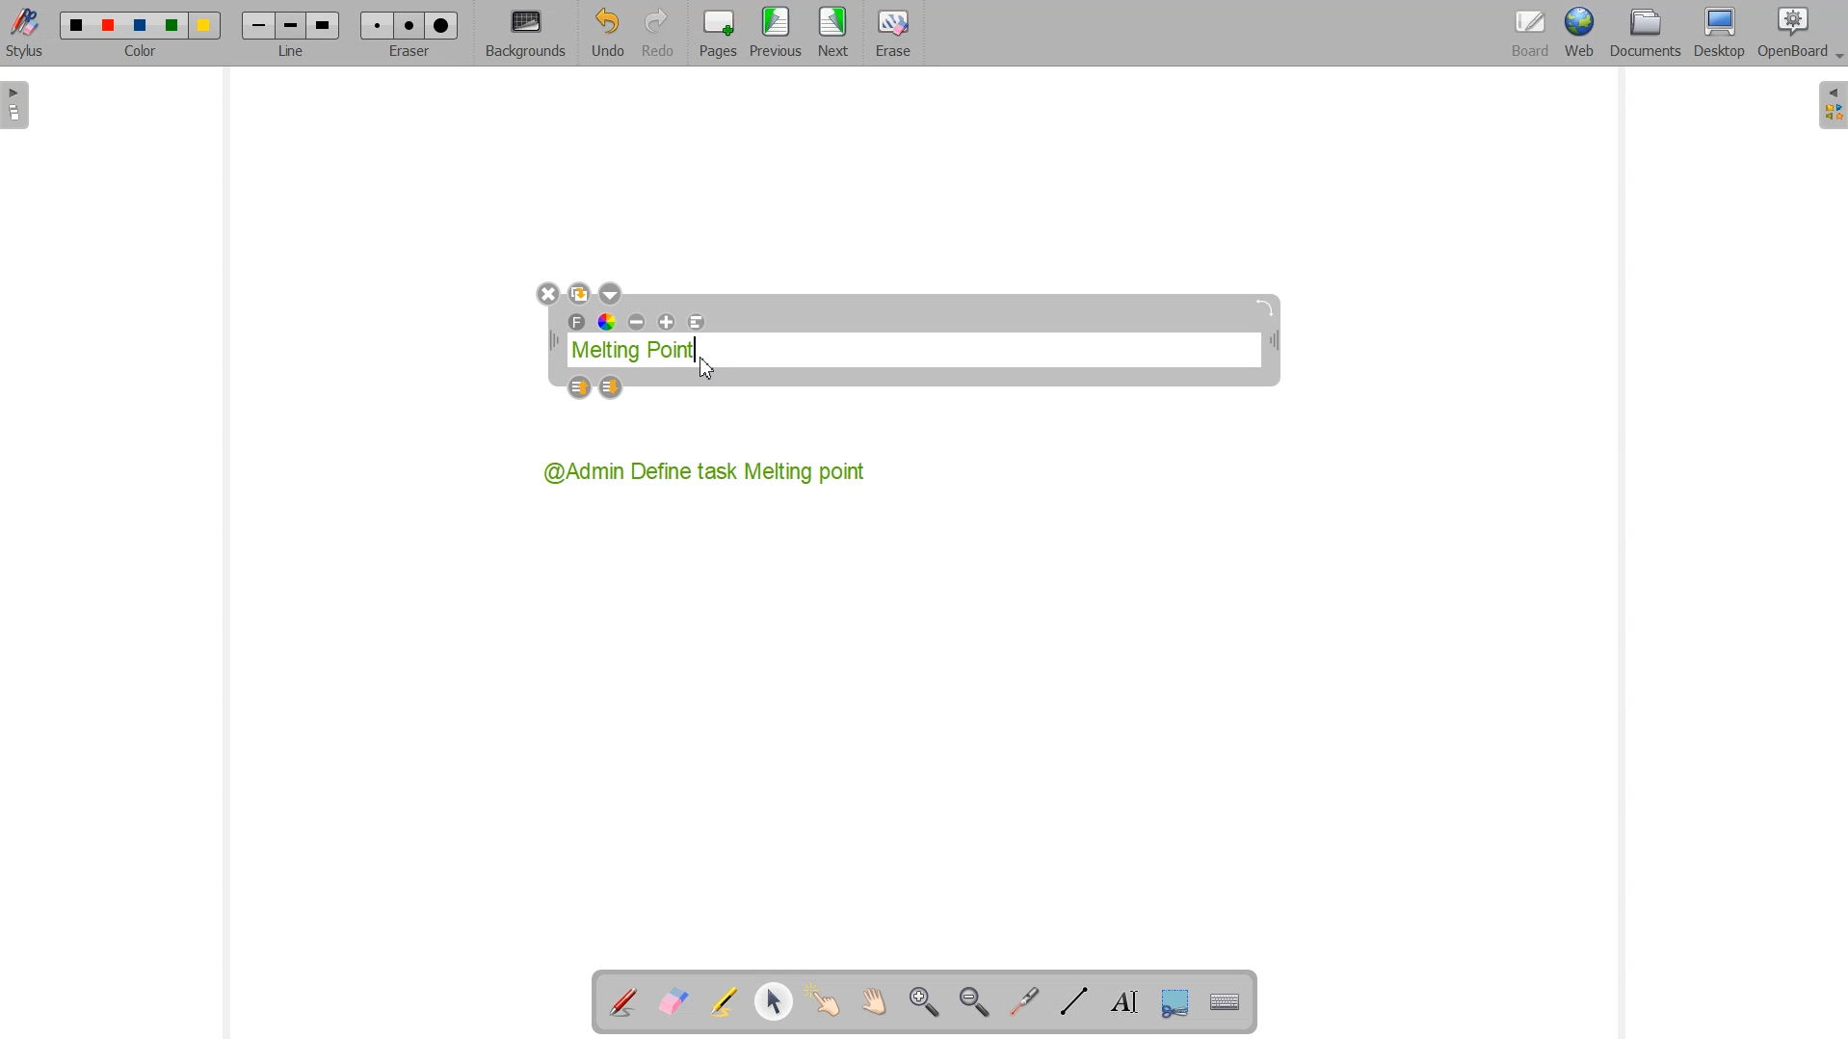  I want to click on Layer Up, so click(582, 388).